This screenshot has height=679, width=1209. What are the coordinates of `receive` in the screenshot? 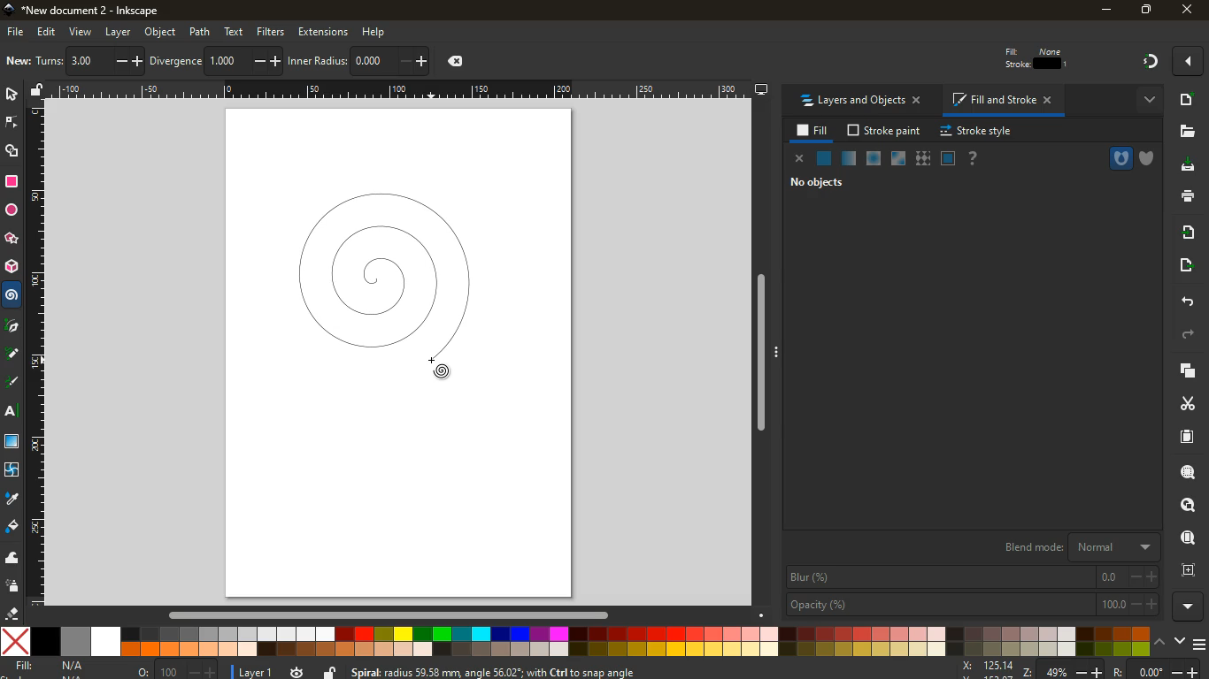 It's located at (1186, 233).